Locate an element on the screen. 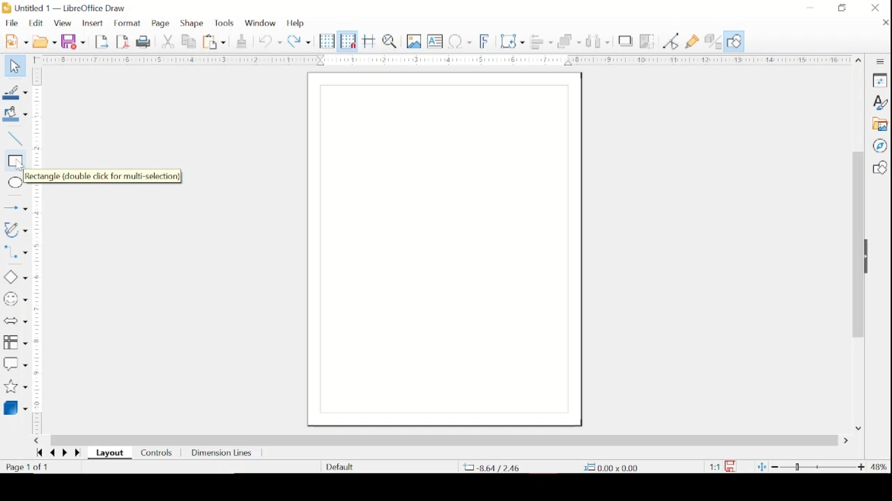  fill color is located at coordinates (17, 114).